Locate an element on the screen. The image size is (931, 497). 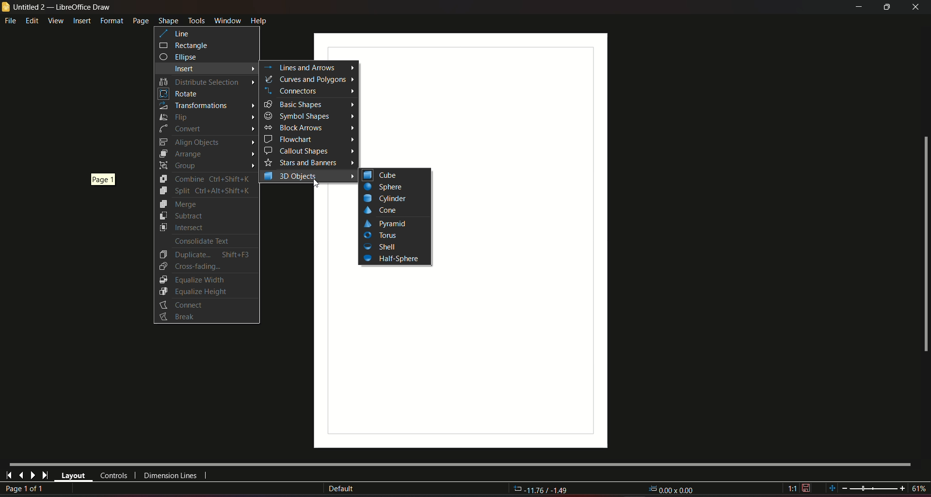
curves and polygons is located at coordinates (305, 79).